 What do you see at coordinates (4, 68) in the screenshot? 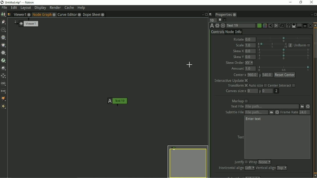
I see `Merge` at bounding box center [4, 68].